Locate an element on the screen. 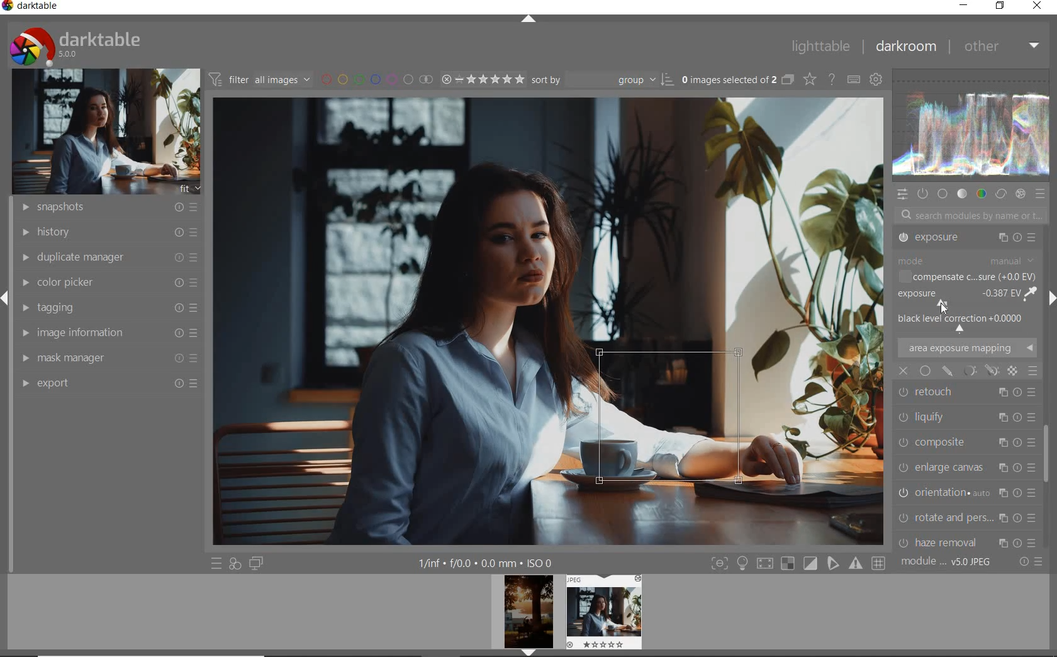  SYSTEM LOGO & NAME is located at coordinates (74, 45).